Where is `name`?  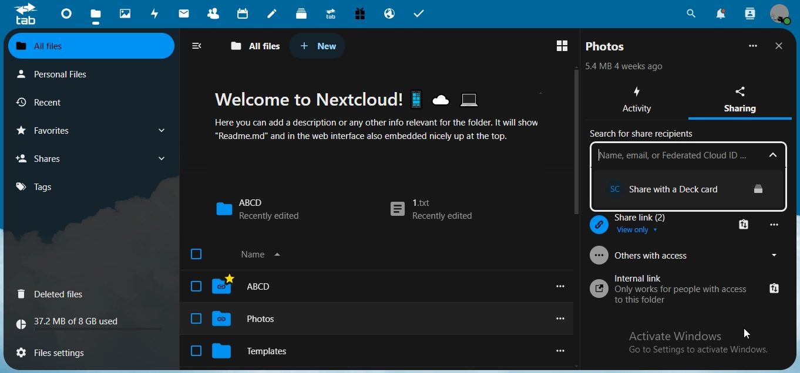 name is located at coordinates (241, 256).